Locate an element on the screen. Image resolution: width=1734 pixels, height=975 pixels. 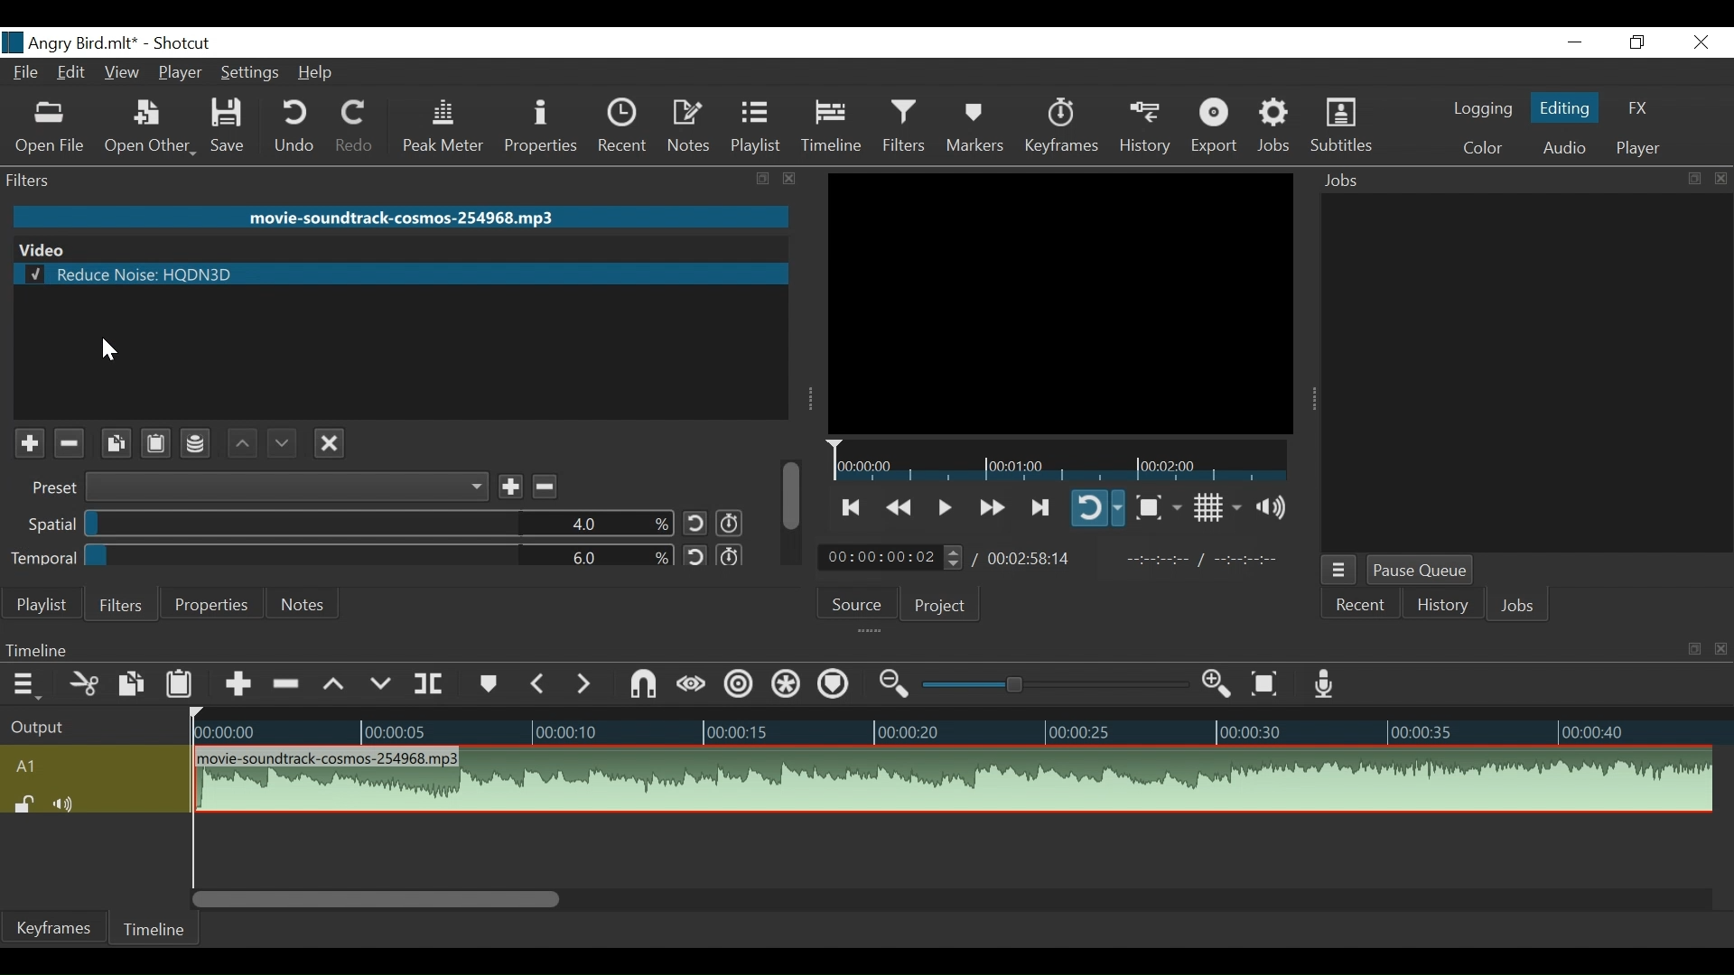
Filters is located at coordinates (904, 126).